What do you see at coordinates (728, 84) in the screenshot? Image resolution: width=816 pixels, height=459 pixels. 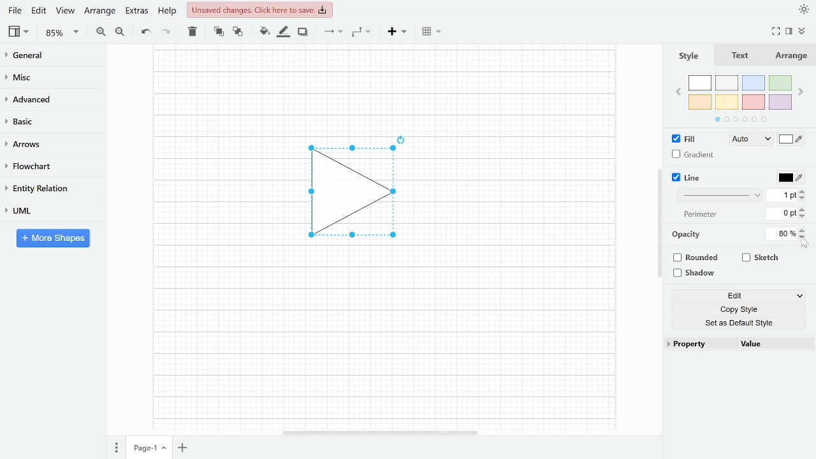 I see `ash` at bounding box center [728, 84].